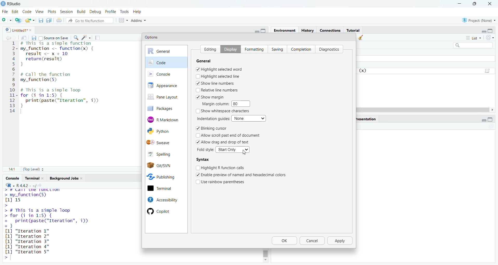  I want to click on code tools, so click(86, 37).